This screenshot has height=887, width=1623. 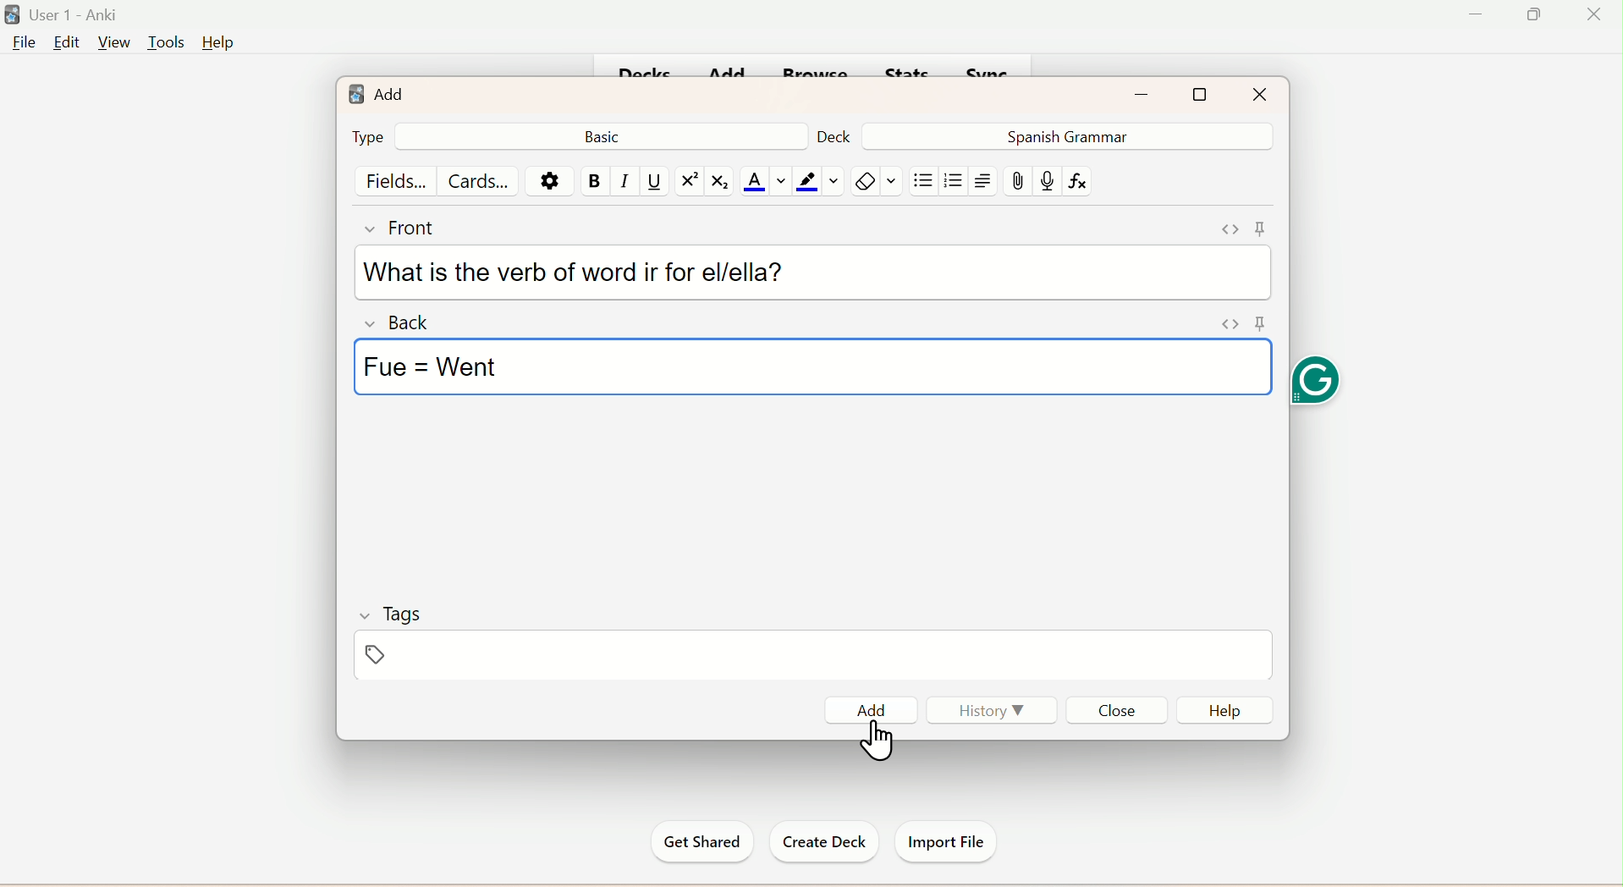 What do you see at coordinates (876, 708) in the screenshot?
I see `Add` at bounding box center [876, 708].